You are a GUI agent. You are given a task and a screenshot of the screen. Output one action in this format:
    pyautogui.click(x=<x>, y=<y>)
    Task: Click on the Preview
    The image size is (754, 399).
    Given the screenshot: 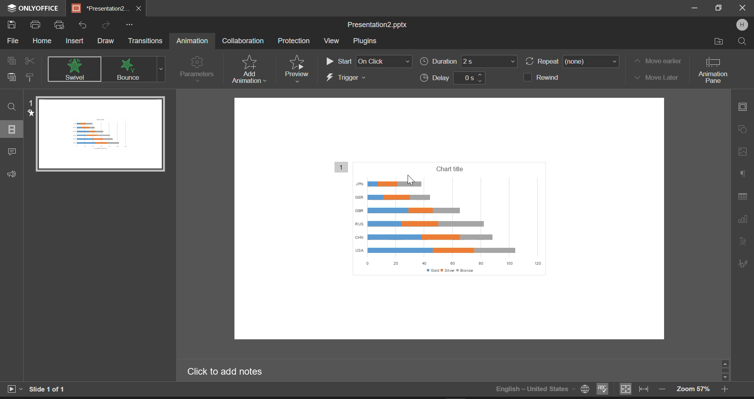 What is the action you would take?
    pyautogui.click(x=297, y=68)
    